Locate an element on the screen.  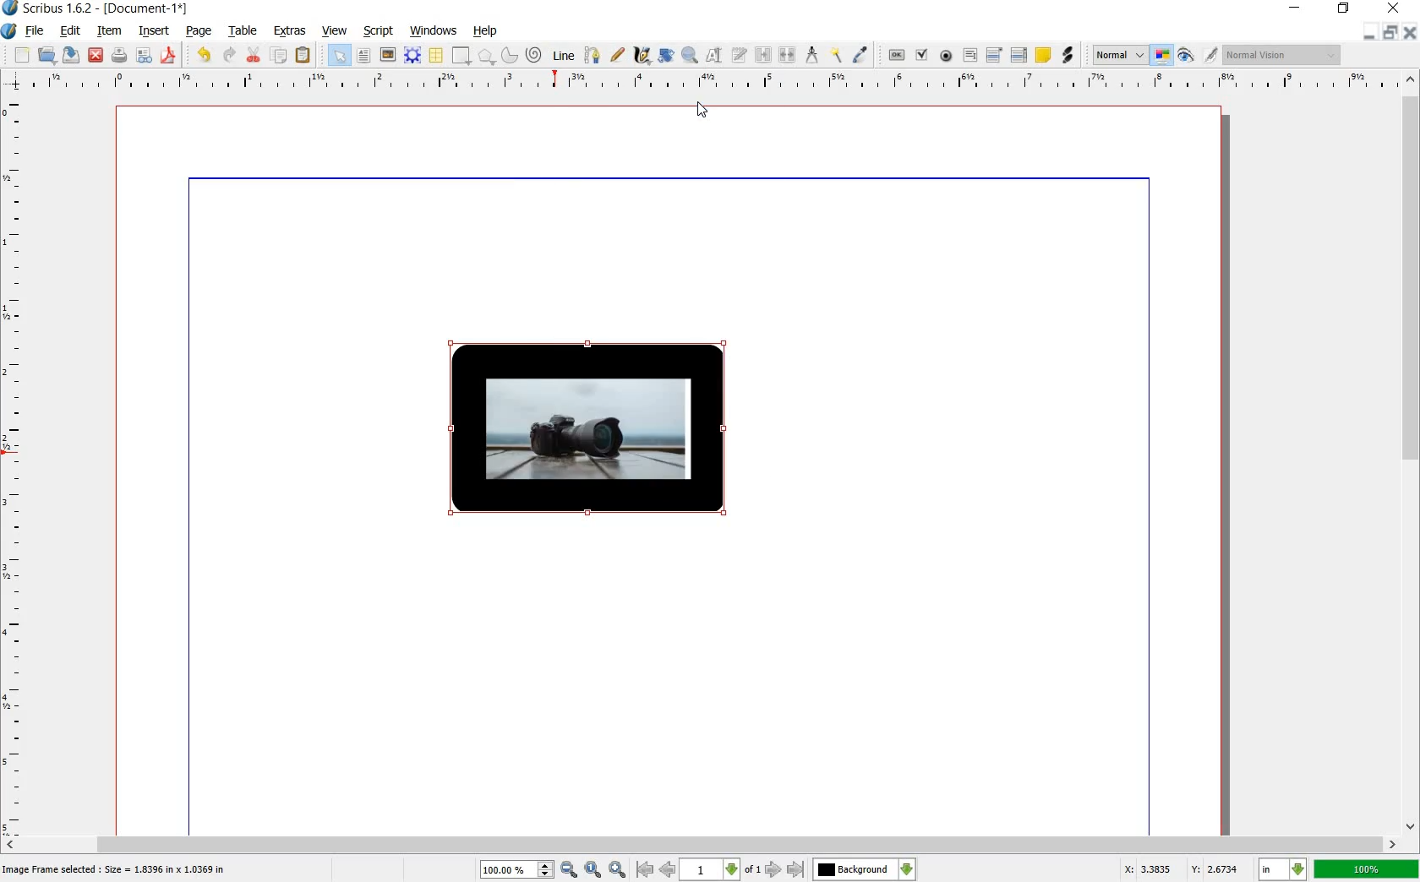
page is located at coordinates (198, 32).